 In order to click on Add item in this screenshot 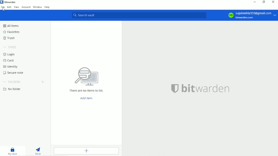, I will do `click(86, 151)`.